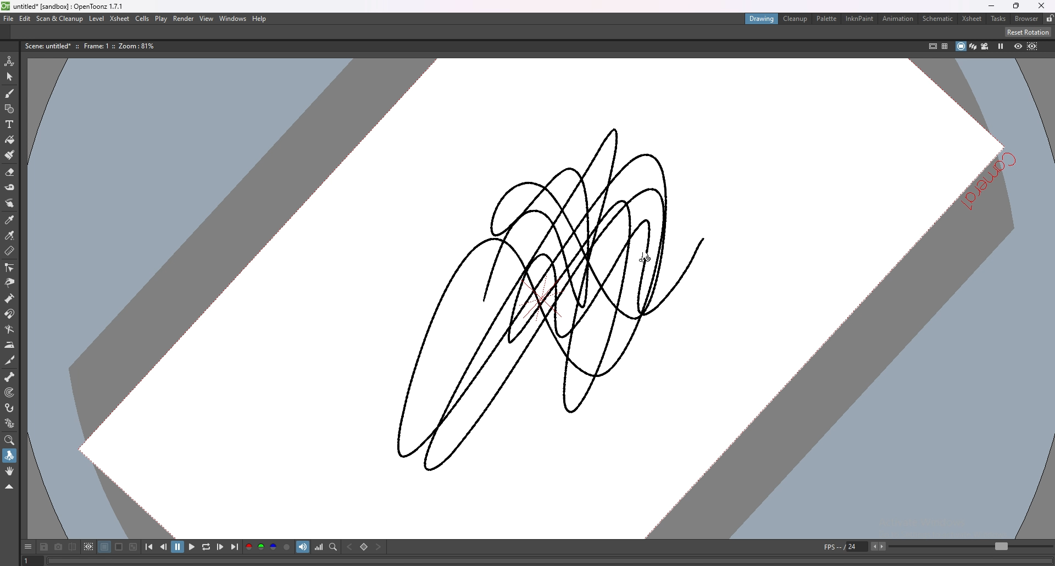  Describe the element at coordinates (10, 236) in the screenshot. I see `rgb picker` at that location.